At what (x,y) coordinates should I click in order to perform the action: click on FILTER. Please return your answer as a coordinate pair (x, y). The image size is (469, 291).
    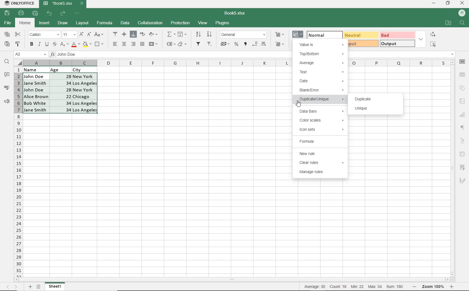
    Looking at the image, I should click on (199, 44).